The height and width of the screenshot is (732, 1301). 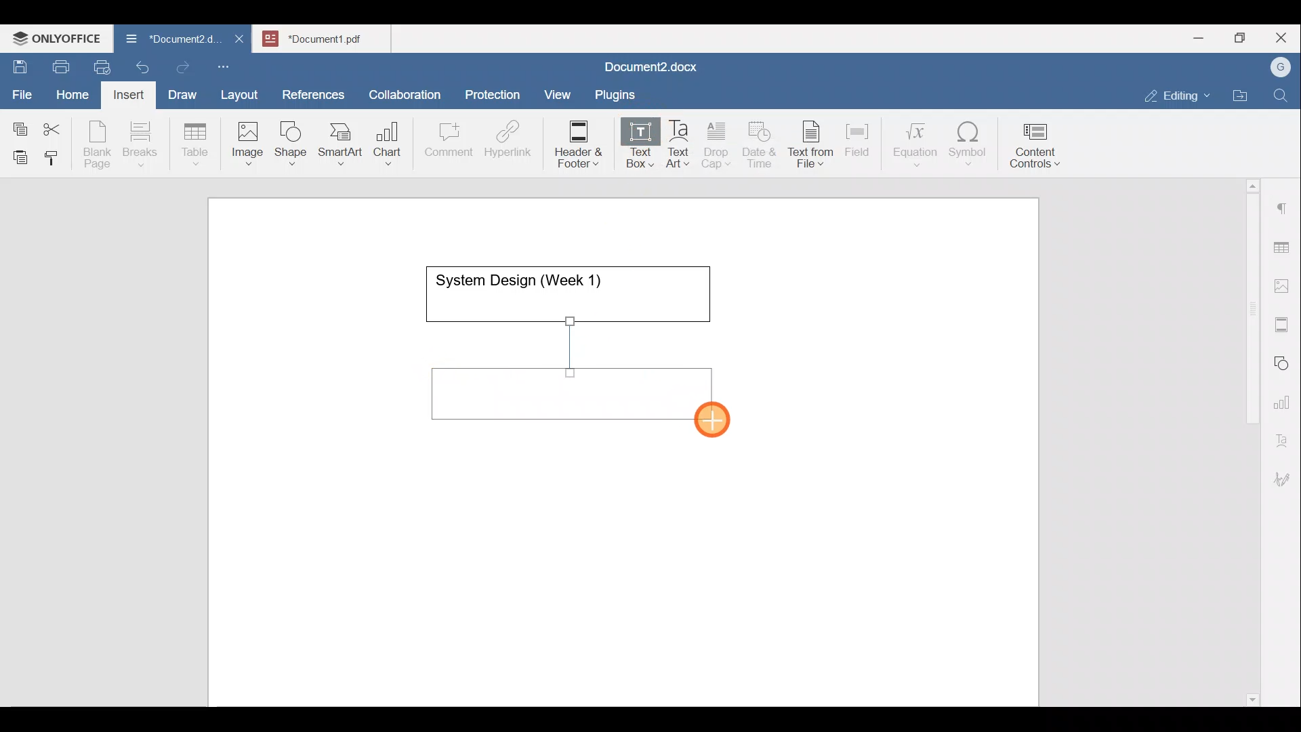 I want to click on Breaks, so click(x=140, y=145).